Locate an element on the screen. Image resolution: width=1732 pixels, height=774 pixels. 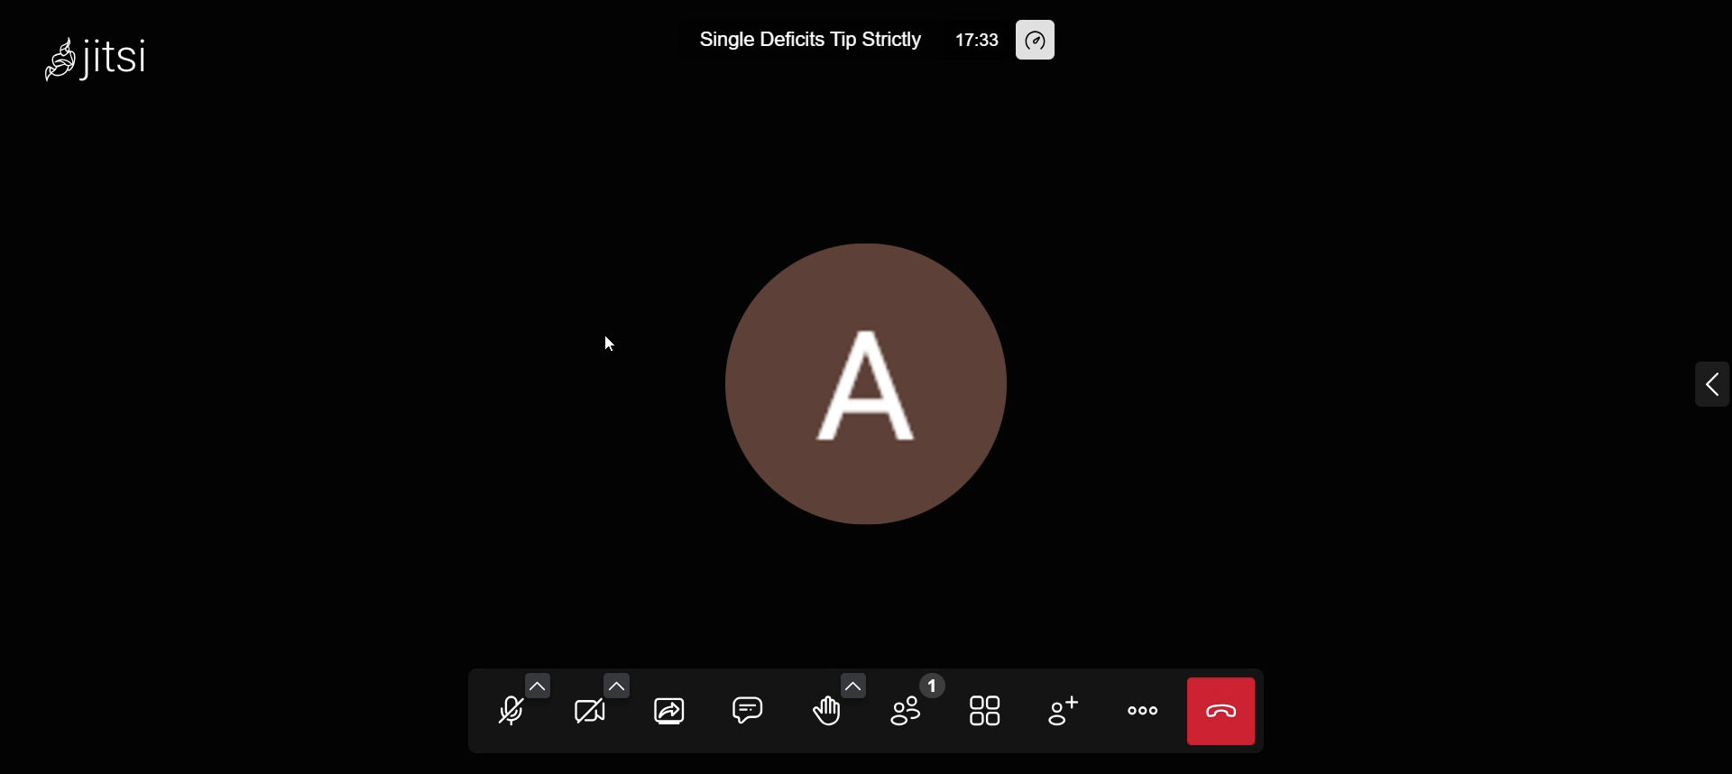
jitsi logo is located at coordinates (50, 58).